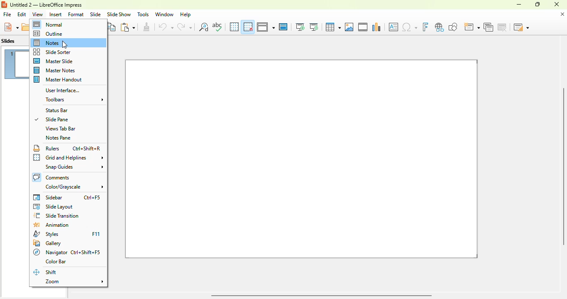 The height and width of the screenshot is (299, 567). What do you see at coordinates (62, 91) in the screenshot?
I see `user interface` at bounding box center [62, 91].